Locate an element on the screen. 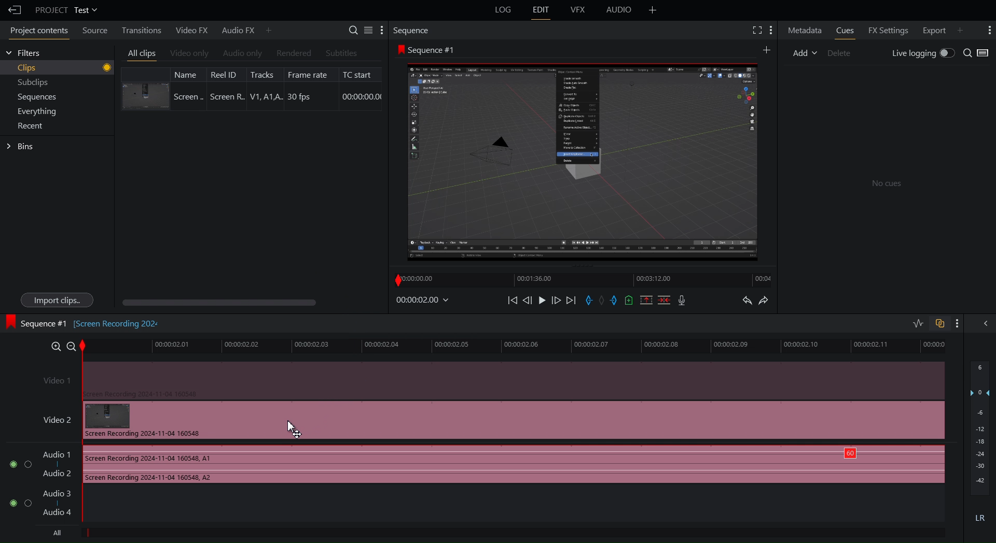 Image resolution: width=996 pixels, height=543 pixels. Add is located at coordinates (805, 52).